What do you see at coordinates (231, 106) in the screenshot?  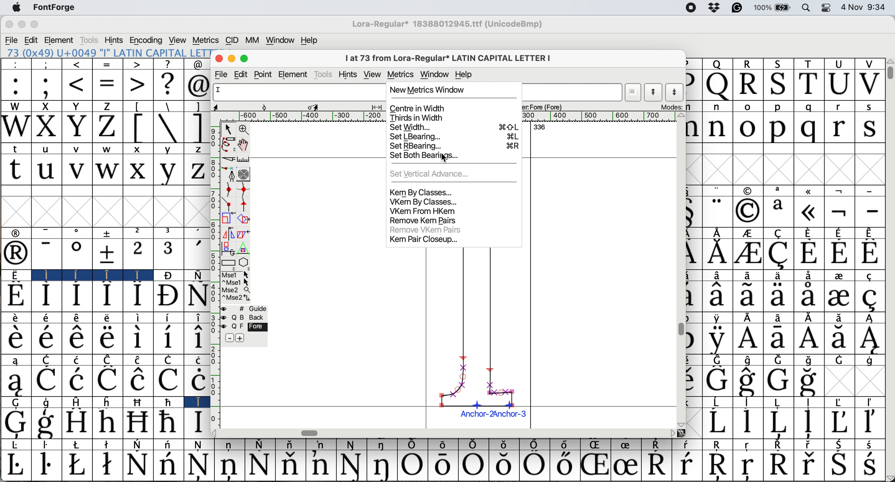 I see `` at bounding box center [231, 106].